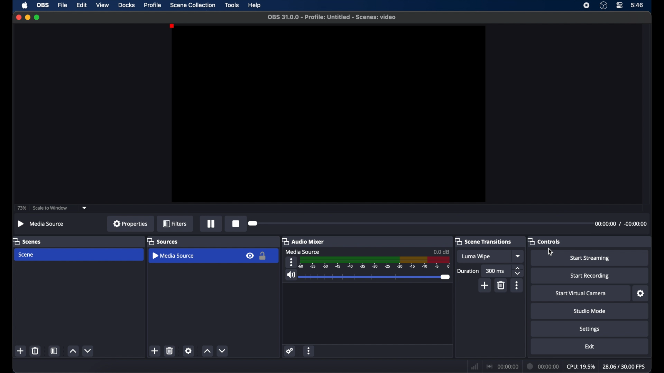  What do you see at coordinates (551, 251) in the screenshot?
I see `cursor` at bounding box center [551, 251].